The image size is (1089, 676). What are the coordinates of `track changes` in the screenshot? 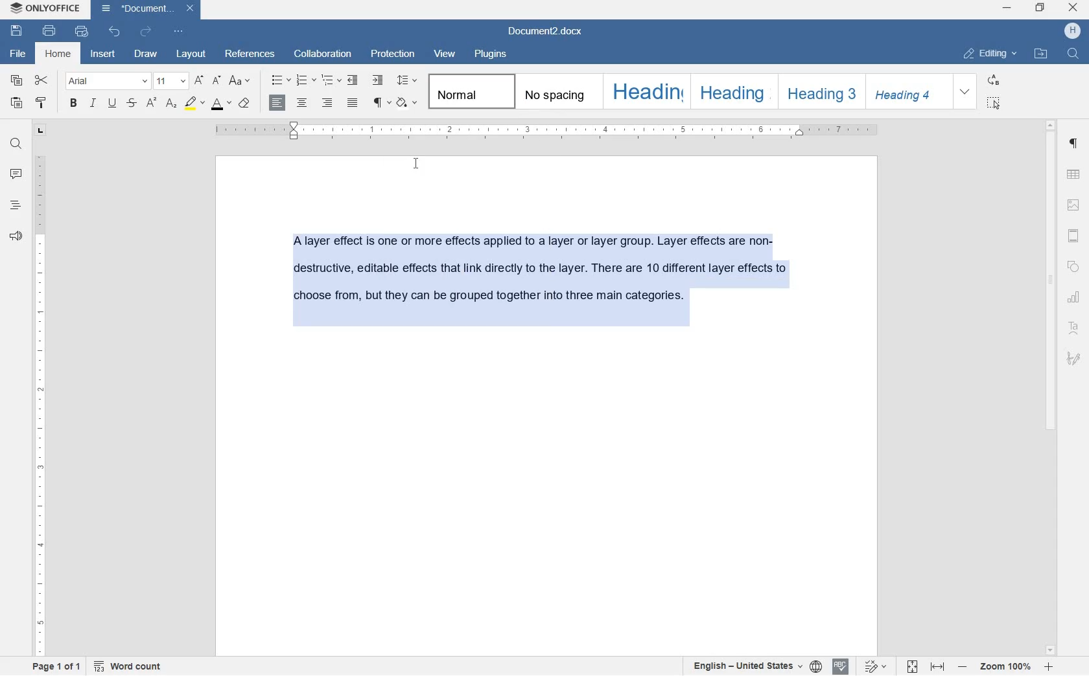 It's located at (876, 666).